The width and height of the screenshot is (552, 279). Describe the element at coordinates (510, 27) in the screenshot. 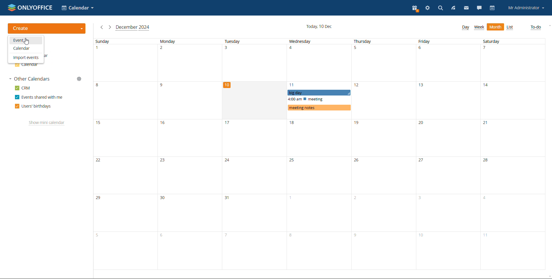

I see `list view` at that location.